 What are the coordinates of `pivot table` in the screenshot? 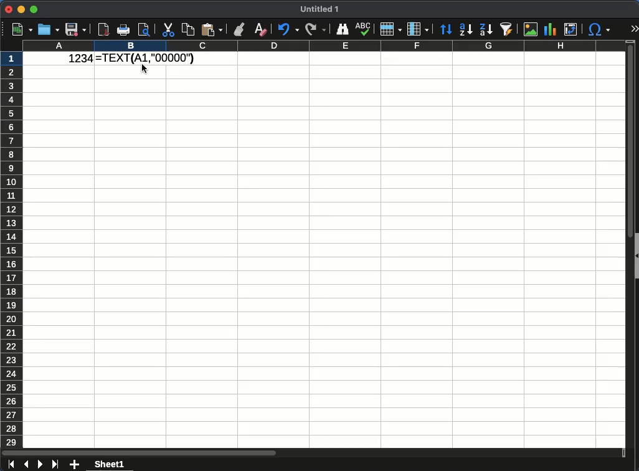 It's located at (572, 29).